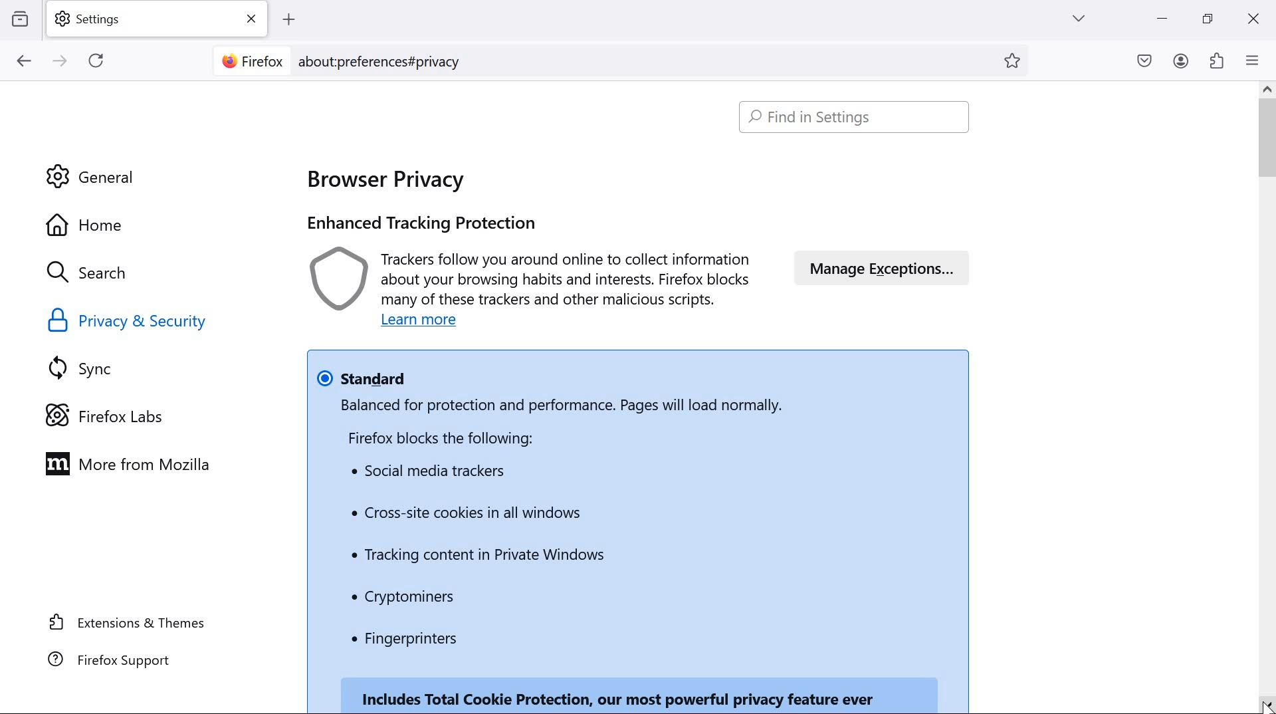 This screenshot has height=714, width=1276. I want to click on Firefox, so click(251, 59).